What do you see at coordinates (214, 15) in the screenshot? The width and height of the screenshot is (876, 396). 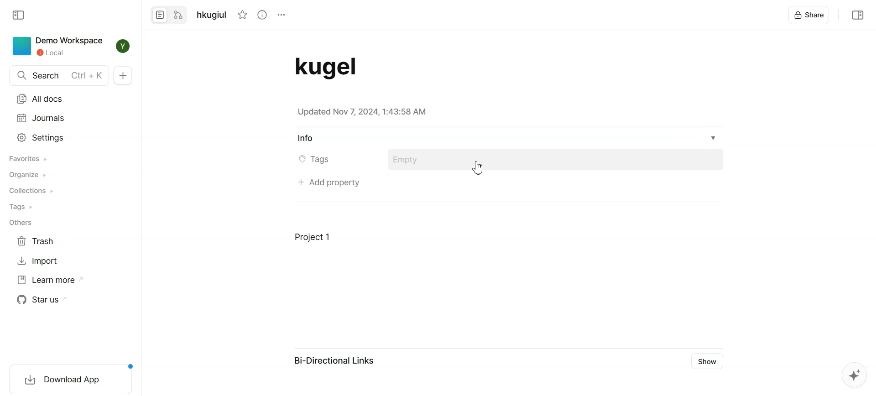 I see `hkugiul` at bounding box center [214, 15].